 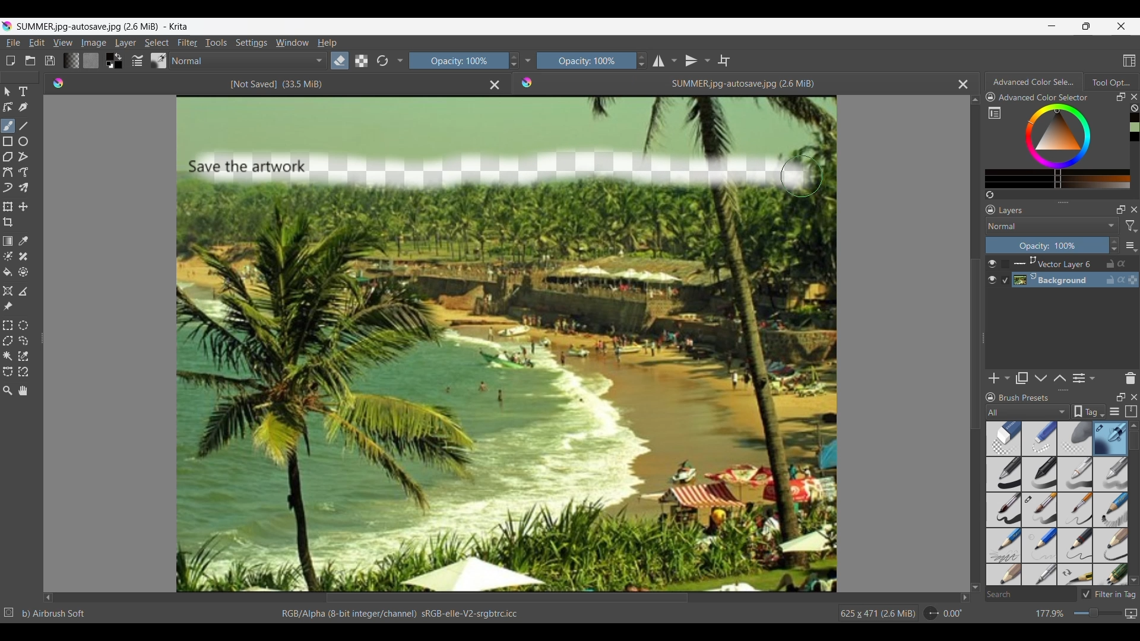 What do you see at coordinates (23, 391) in the screenshot?
I see `Pan tool` at bounding box center [23, 391].